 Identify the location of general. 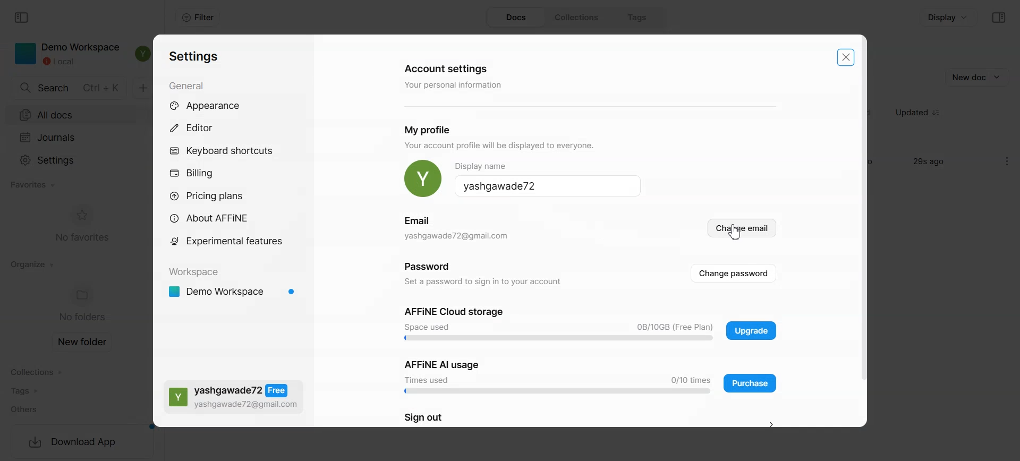
(188, 86).